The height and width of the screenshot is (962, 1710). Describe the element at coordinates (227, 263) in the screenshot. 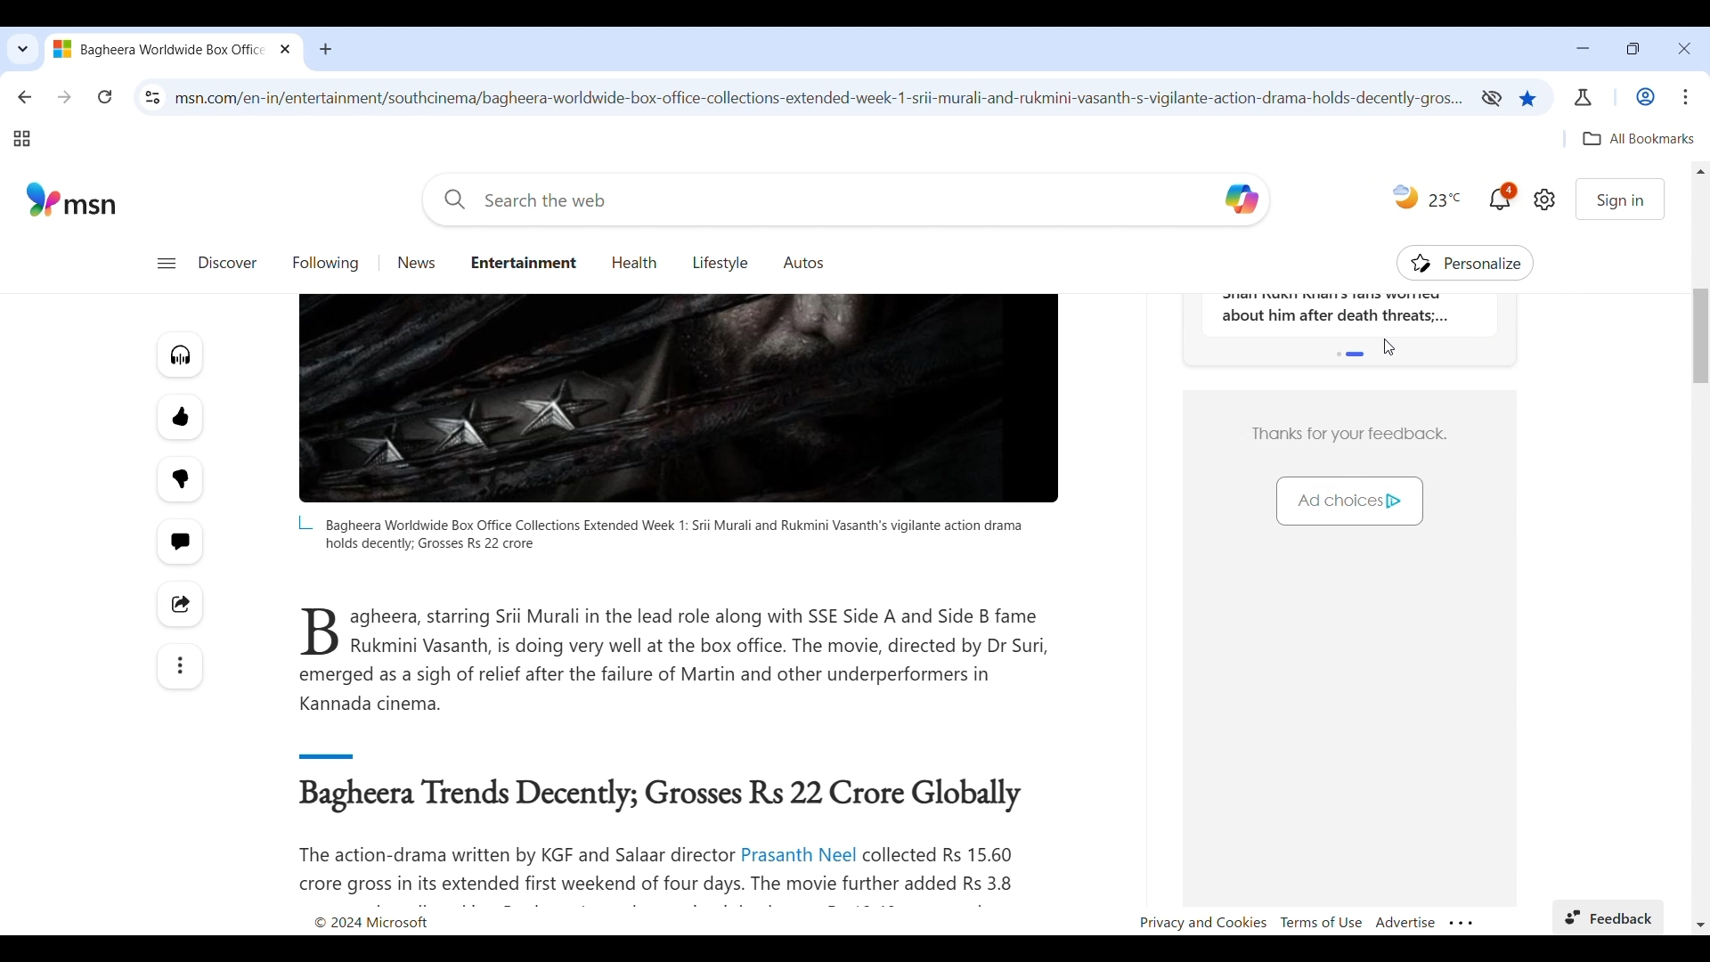

I see `Go to discover page` at that location.